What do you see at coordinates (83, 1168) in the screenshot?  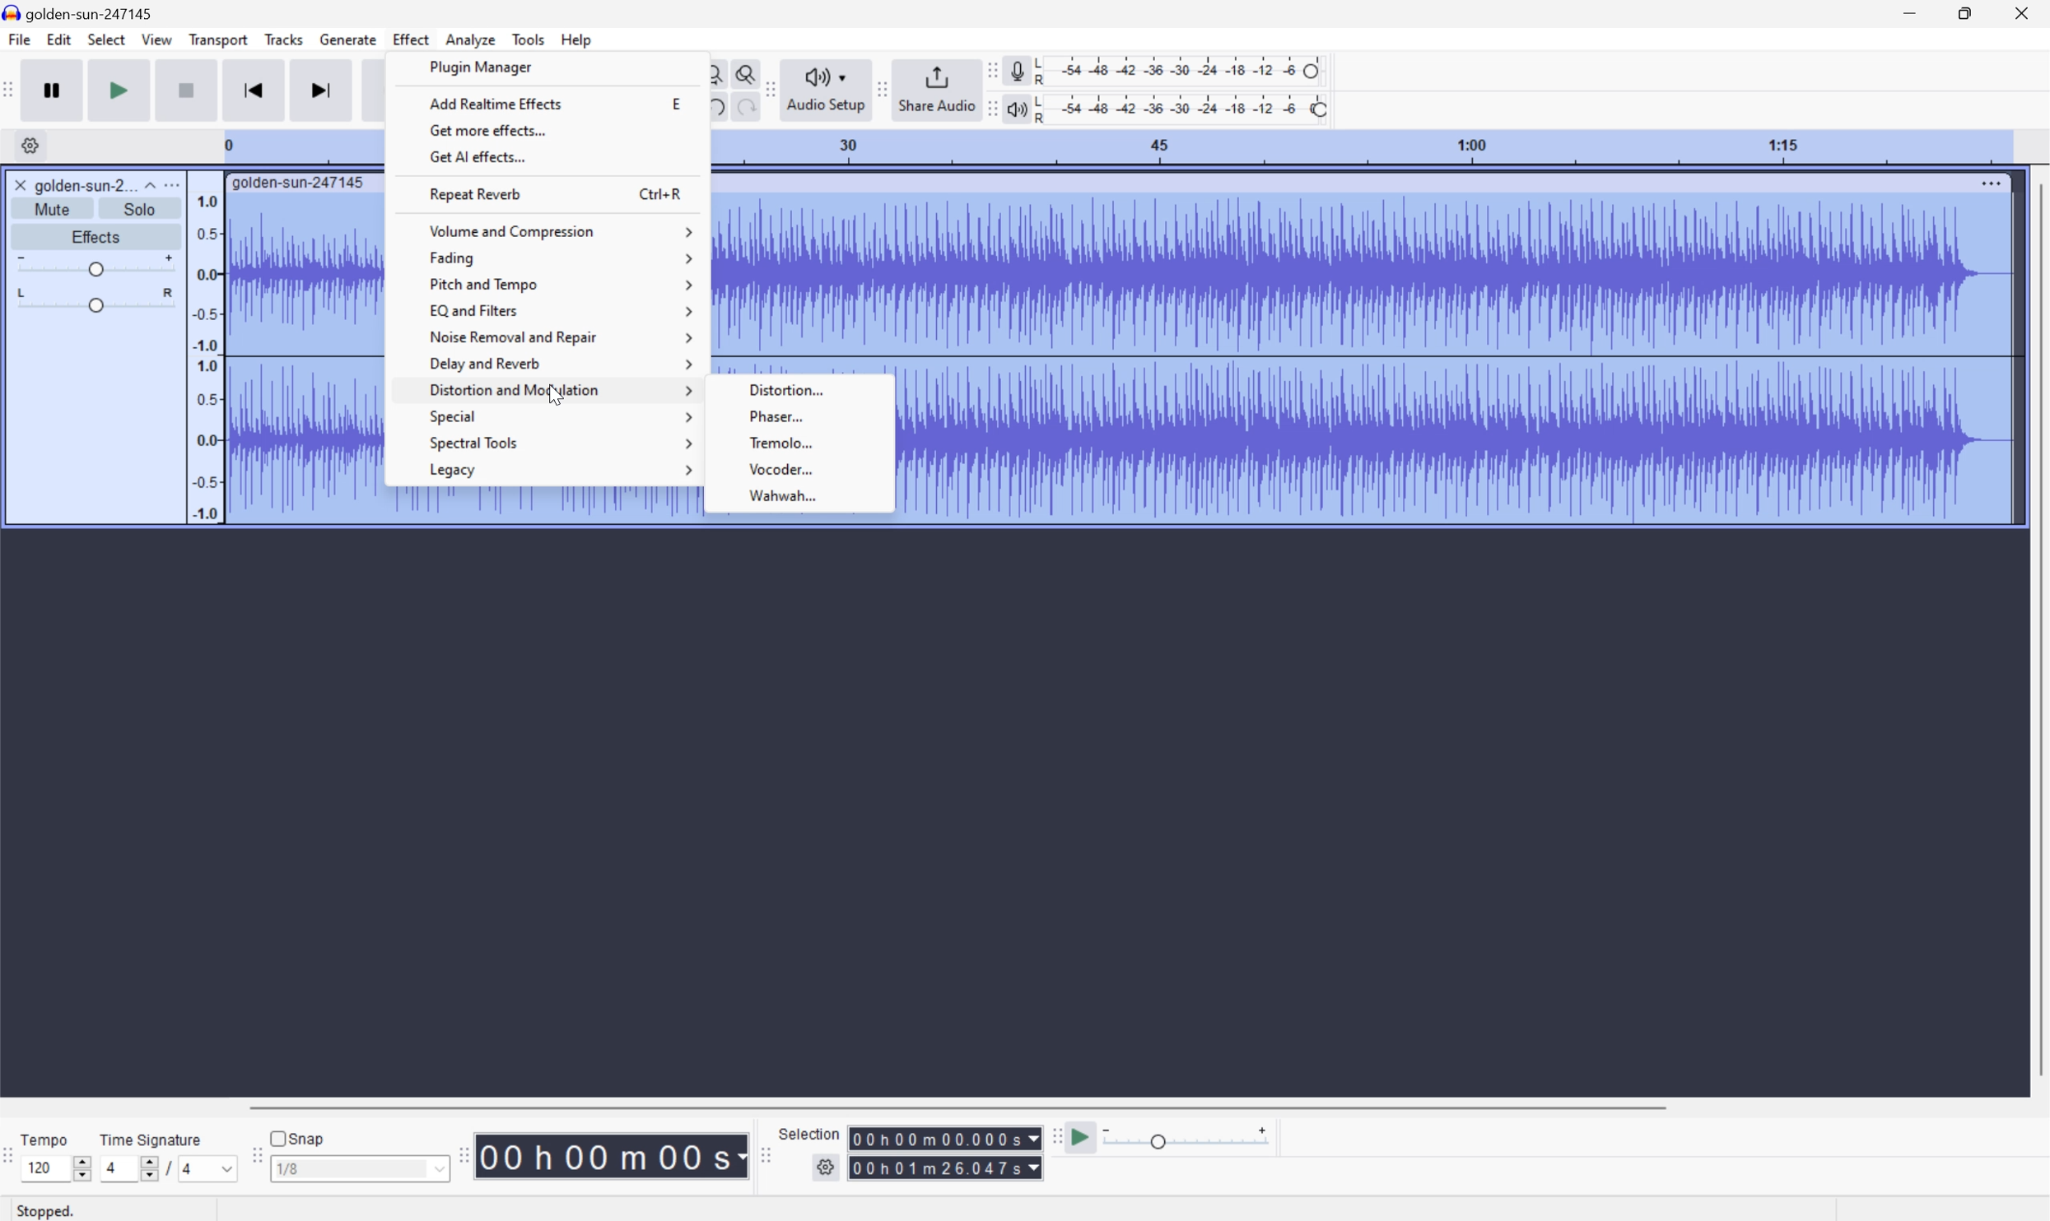 I see `Slider` at bounding box center [83, 1168].